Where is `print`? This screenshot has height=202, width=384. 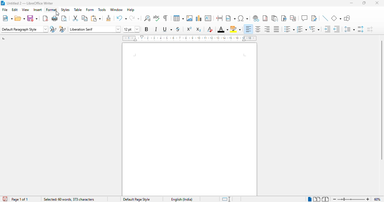 print is located at coordinates (55, 18).